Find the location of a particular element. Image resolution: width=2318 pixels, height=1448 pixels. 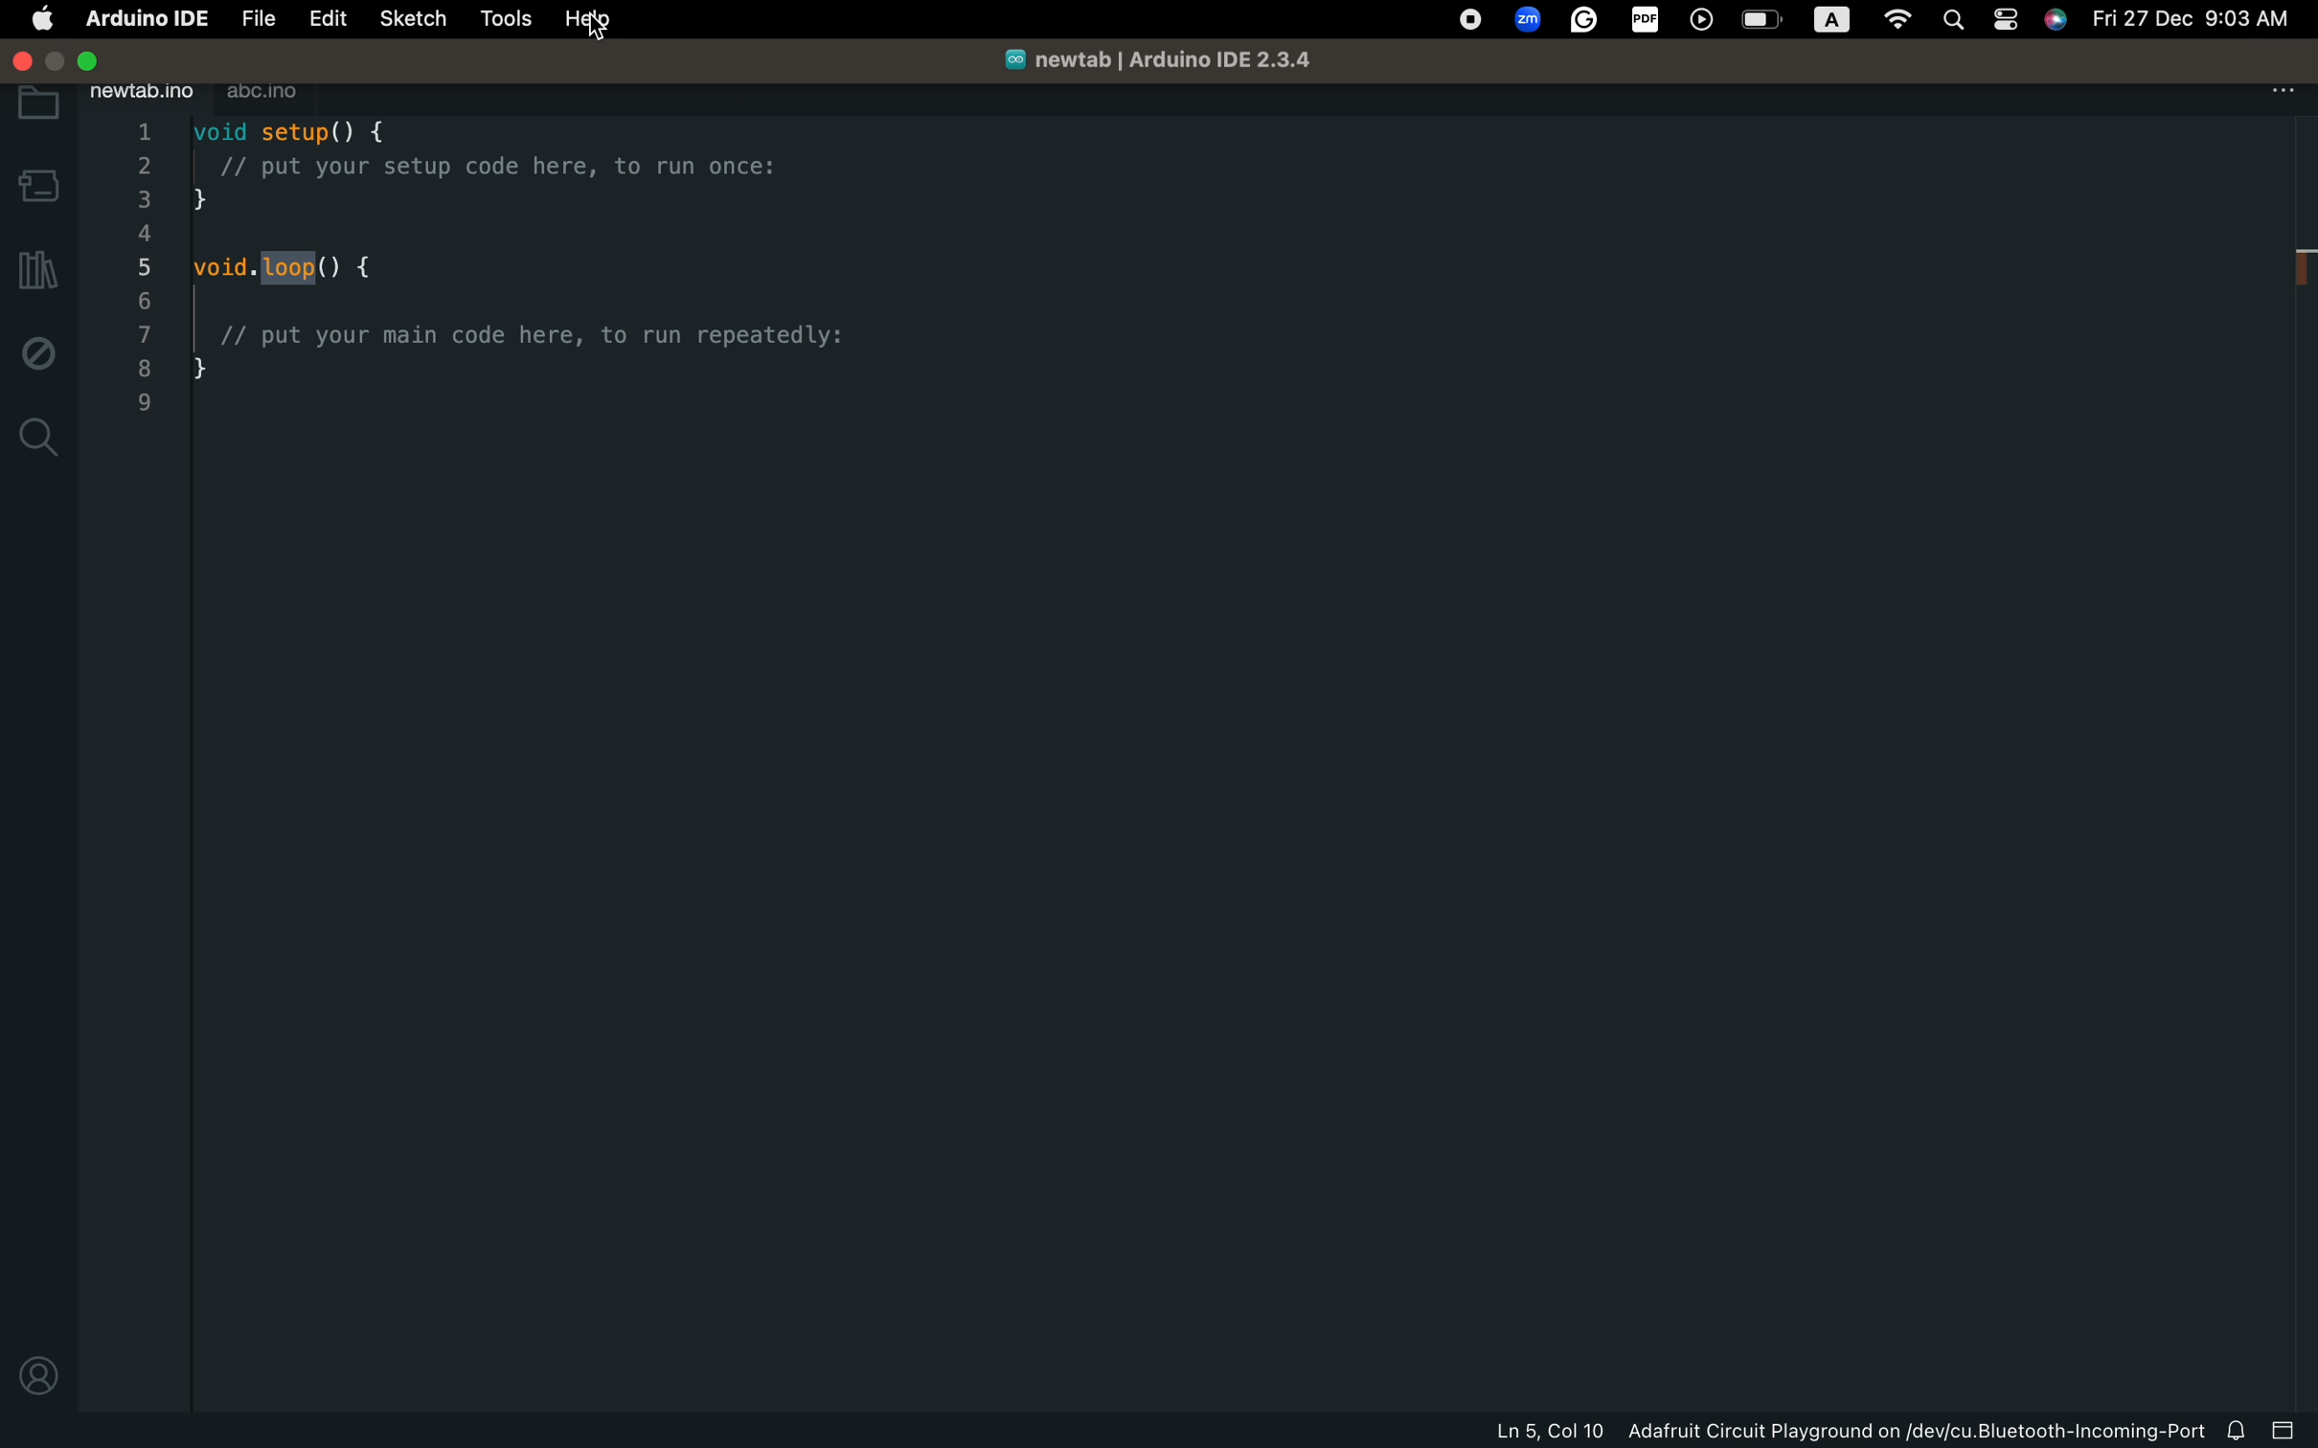

OS Control is located at coordinates (1466, 20).